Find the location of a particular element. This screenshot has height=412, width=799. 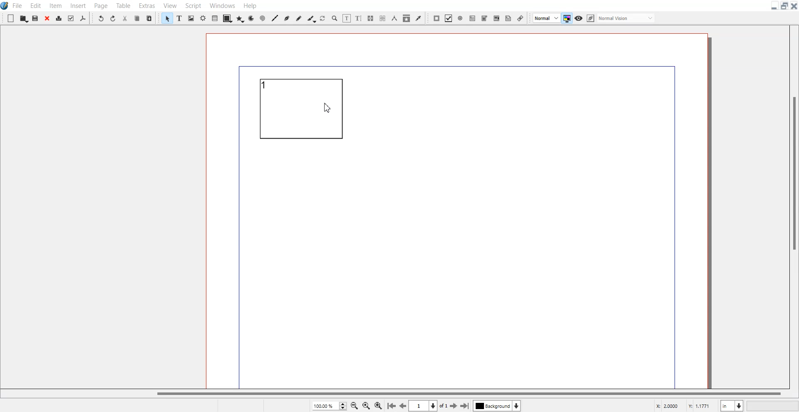

Shape is located at coordinates (228, 18).